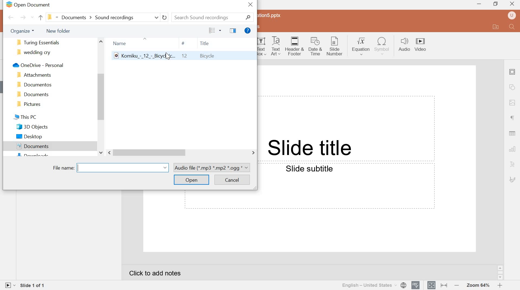 The image size is (520, 290). I want to click on text art settings, so click(512, 165).